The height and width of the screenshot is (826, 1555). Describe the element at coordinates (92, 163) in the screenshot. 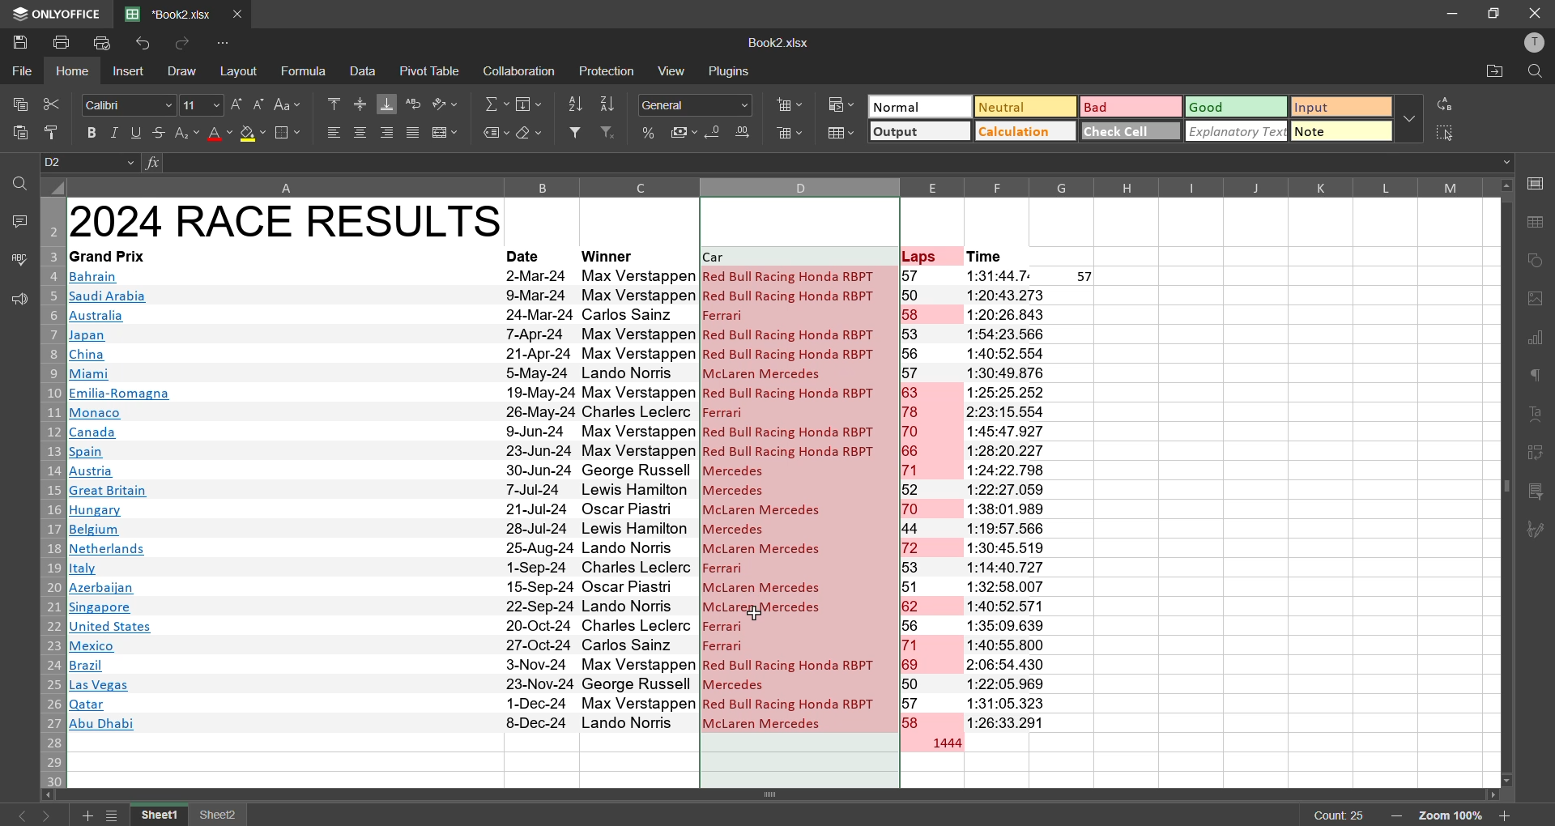

I see `cell address` at that location.